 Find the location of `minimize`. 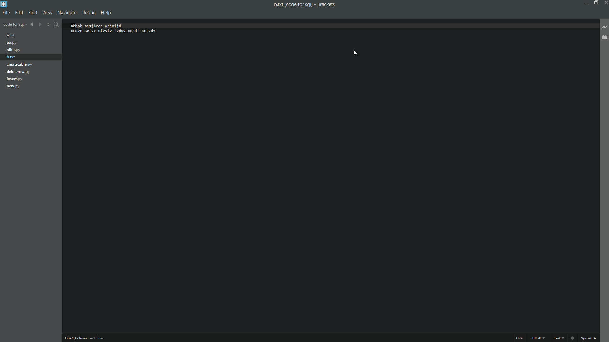

minimize is located at coordinates (586, 3).